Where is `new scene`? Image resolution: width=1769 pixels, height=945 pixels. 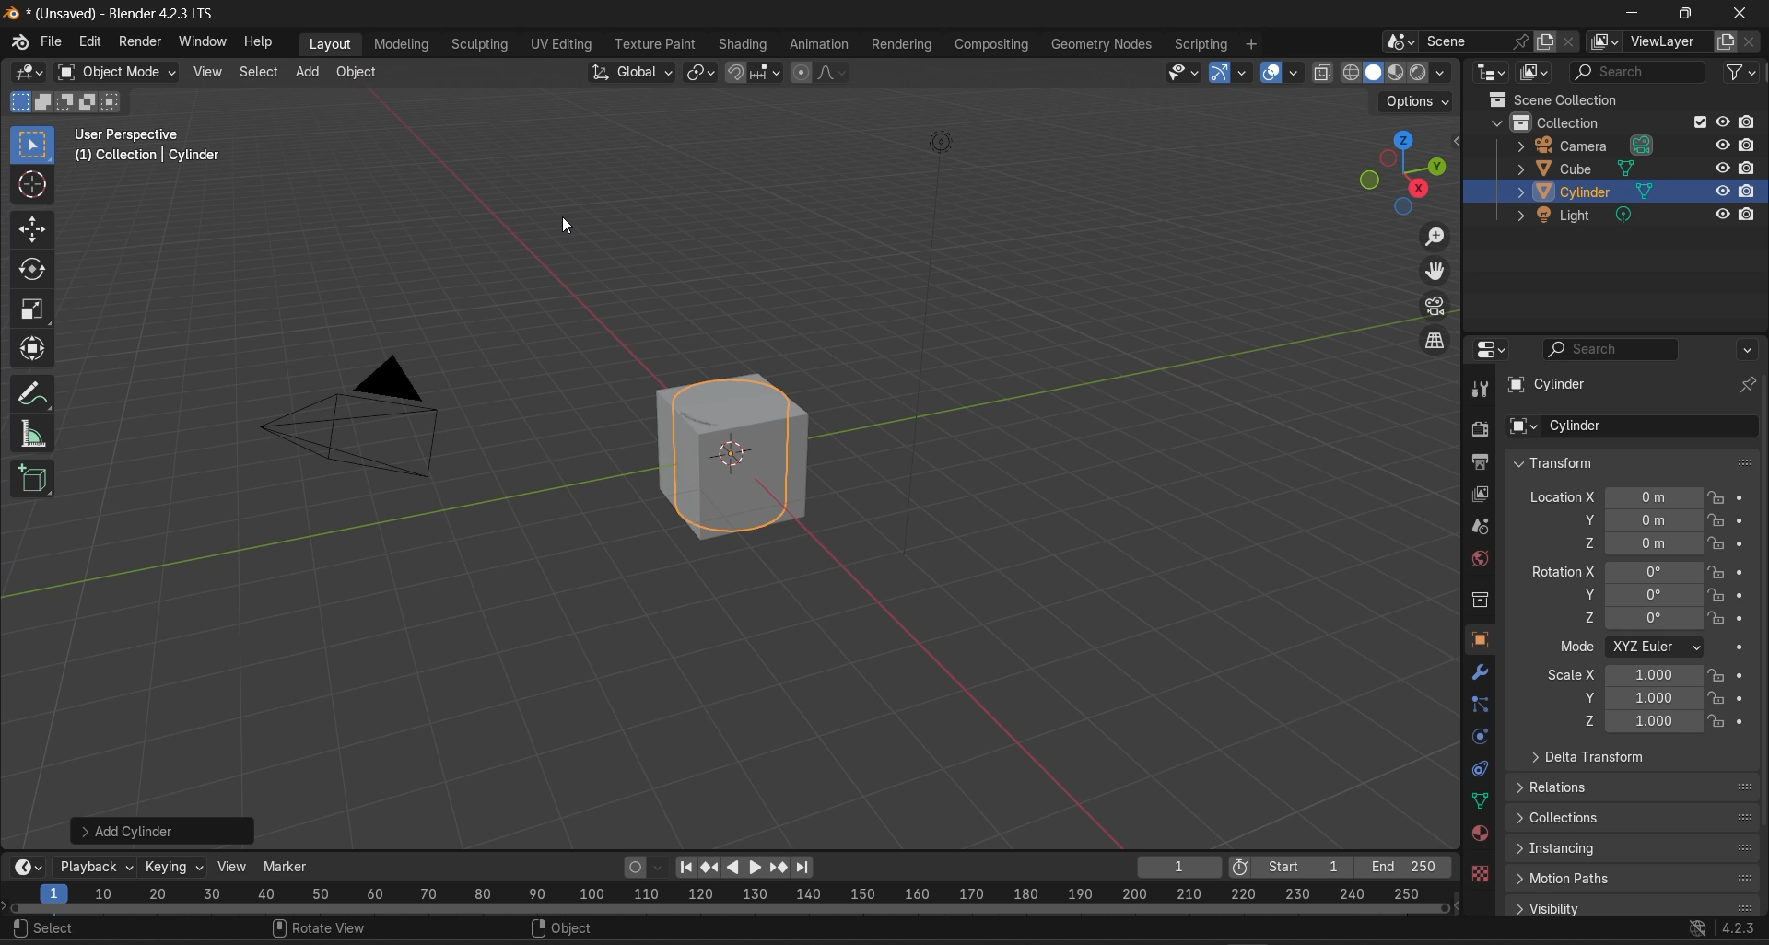 new scene is located at coordinates (1544, 41).